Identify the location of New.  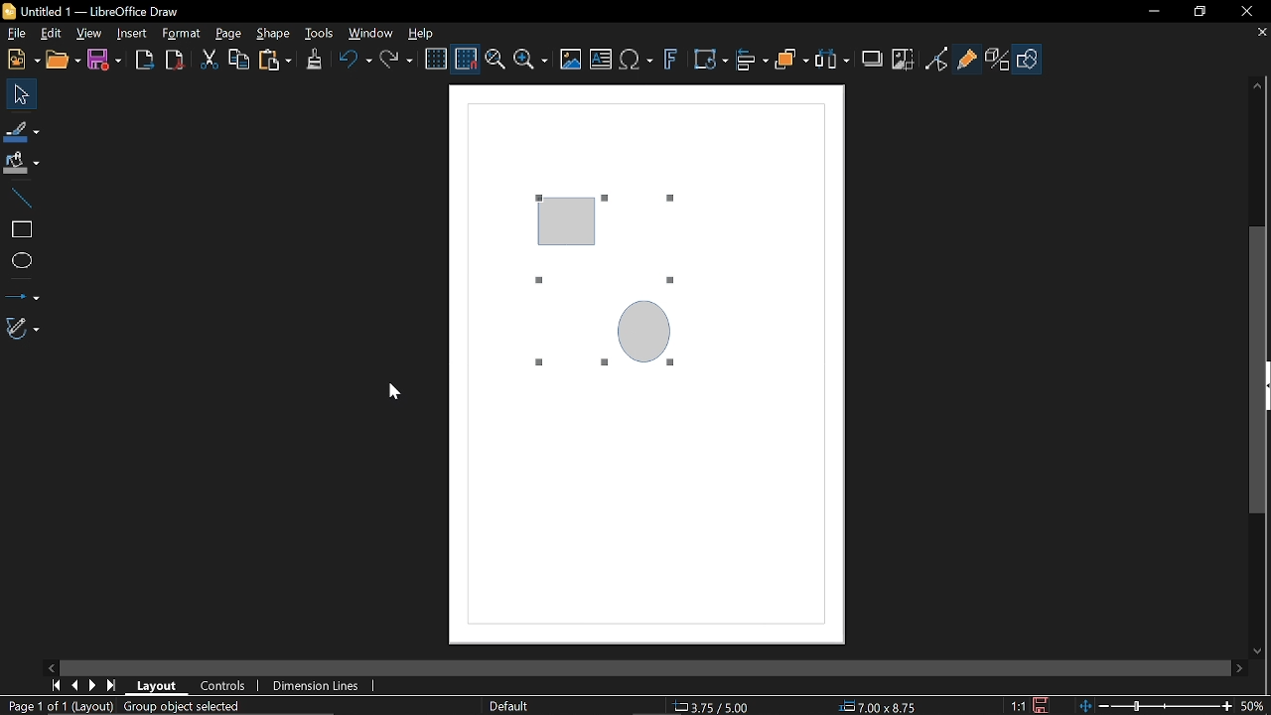
(22, 59).